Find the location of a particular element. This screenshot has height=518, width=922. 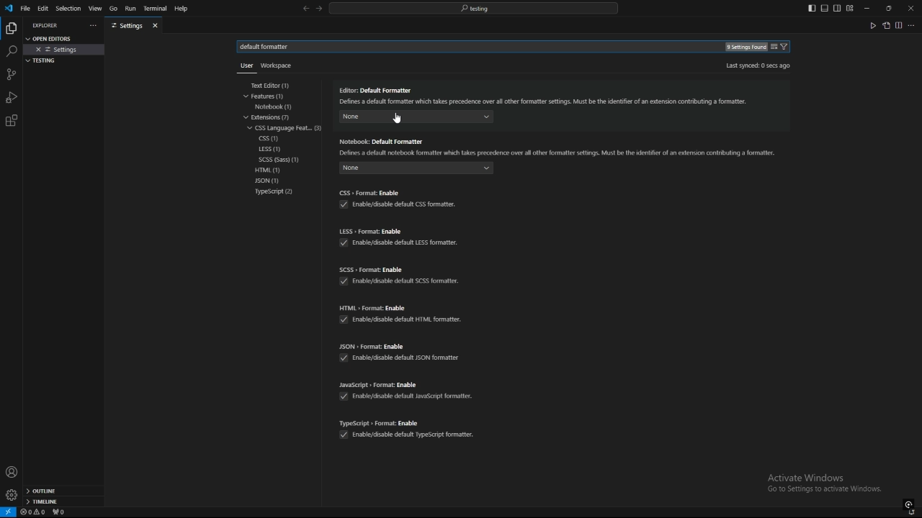

search bar is located at coordinates (473, 8).